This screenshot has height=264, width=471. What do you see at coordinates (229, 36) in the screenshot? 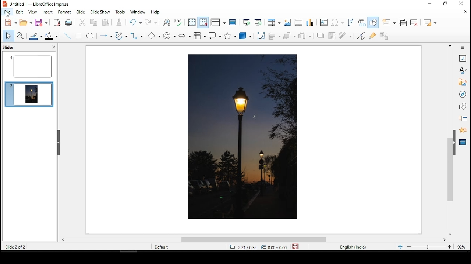
I see `stars and banners` at bounding box center [229, 36].